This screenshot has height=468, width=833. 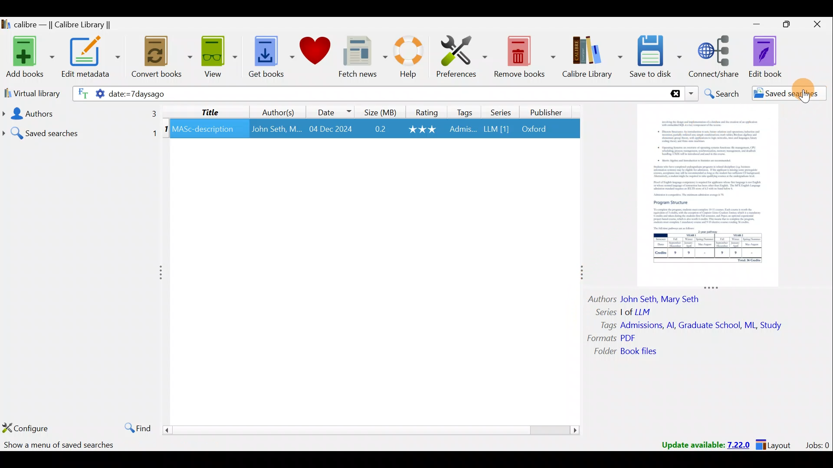 I want to click on Search bar, so click(x=505, y=93).